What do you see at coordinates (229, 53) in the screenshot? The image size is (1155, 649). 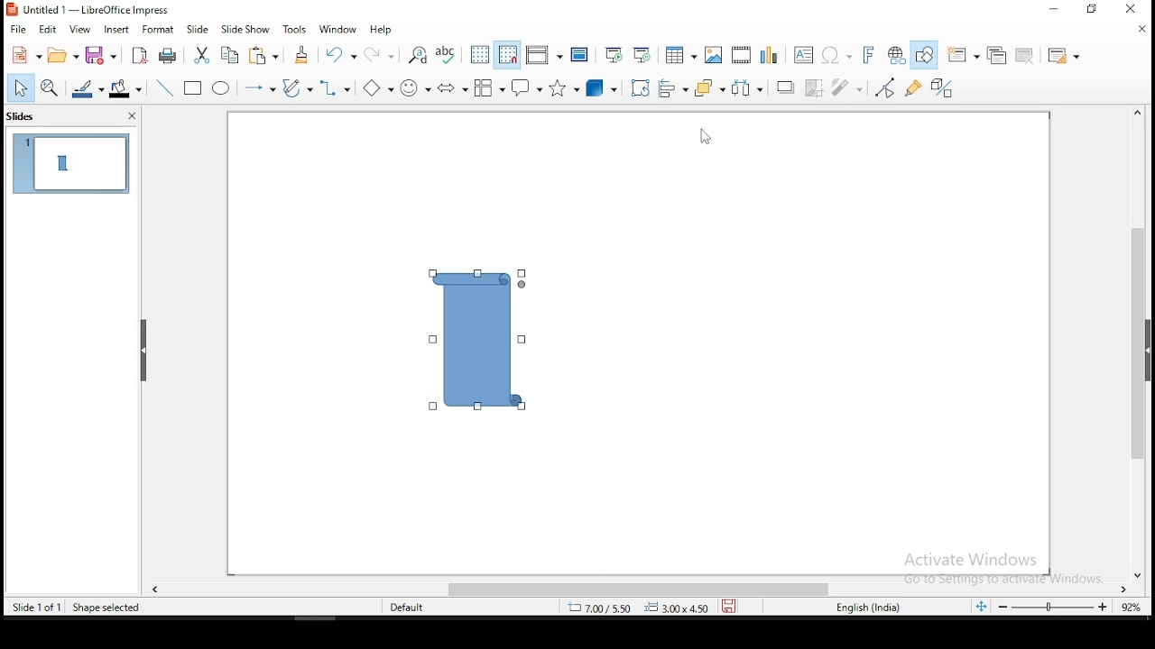 I see `copy` at bounding box center [229, 53].